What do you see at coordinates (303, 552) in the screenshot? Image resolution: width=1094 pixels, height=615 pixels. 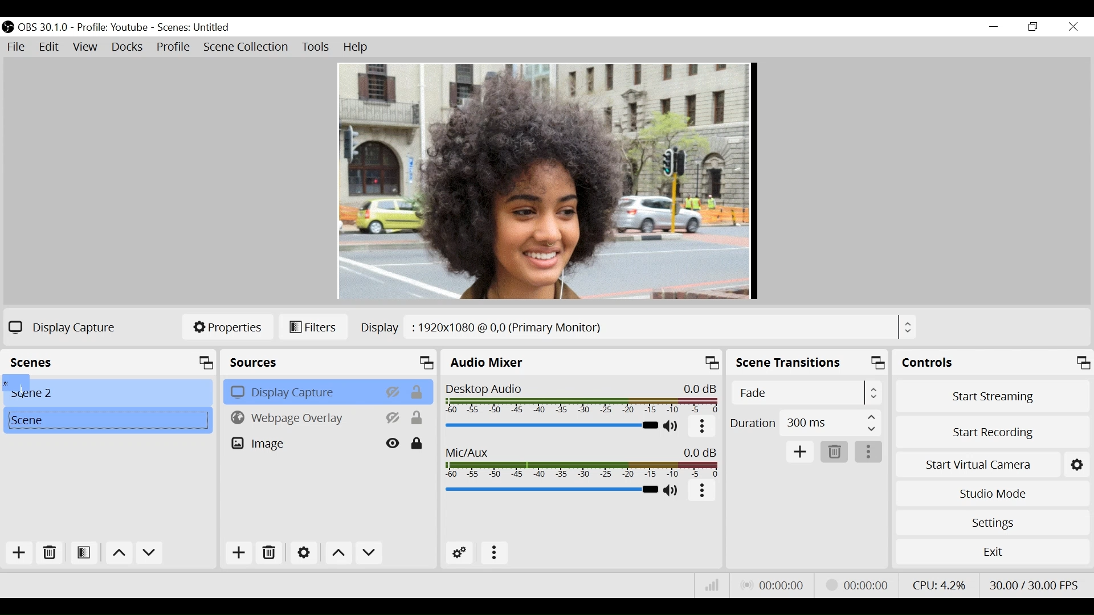 I see `Settings` at bounding box center [303, 552].